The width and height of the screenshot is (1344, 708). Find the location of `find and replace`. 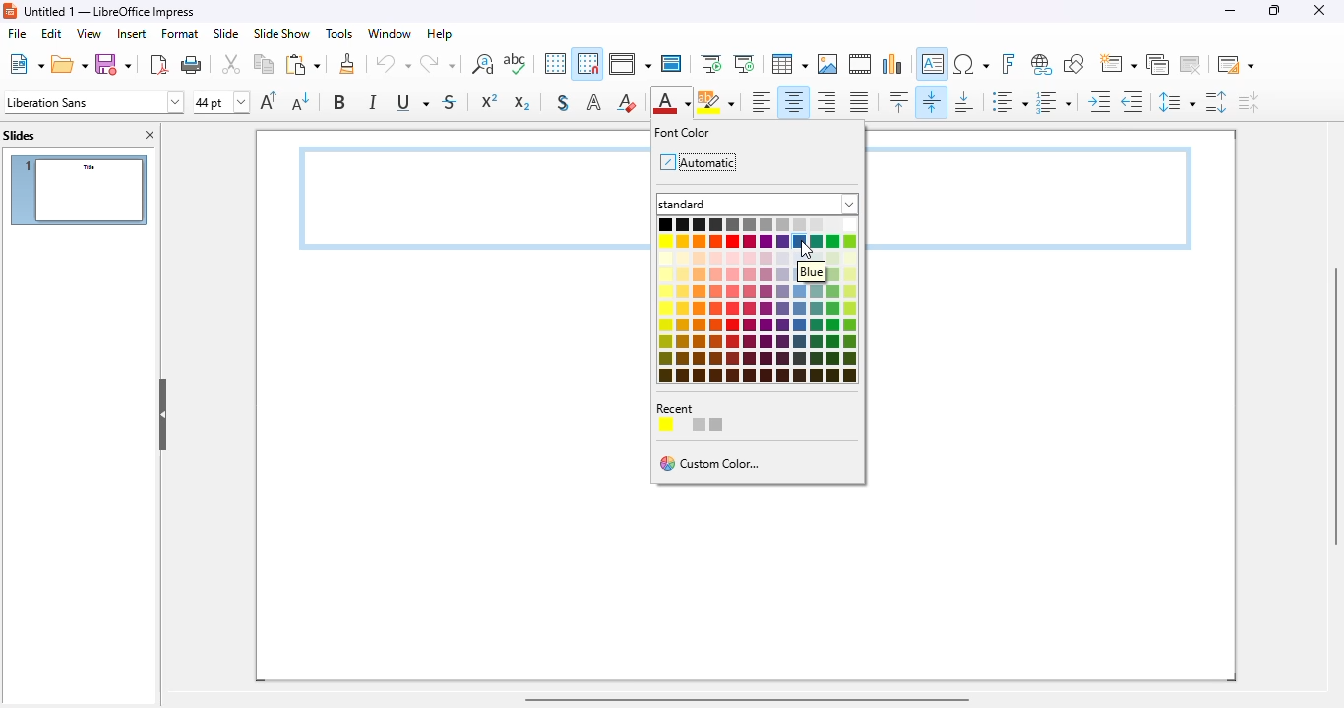

find and replace is located at coordinates (483, 64).